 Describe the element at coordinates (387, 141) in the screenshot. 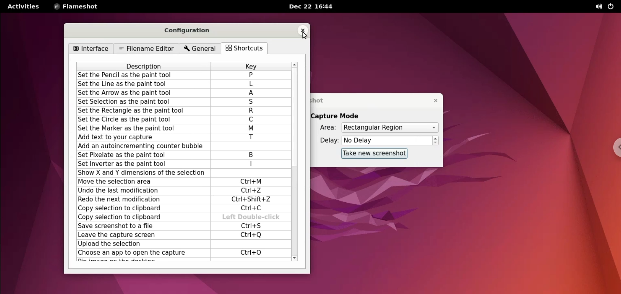

I see `delay time input box` at that location.